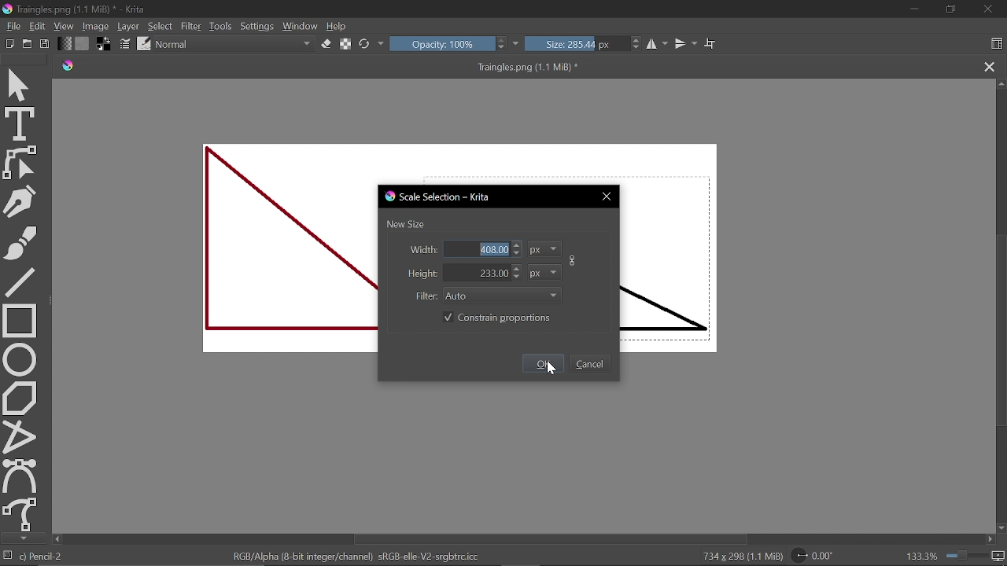  What do you see at coordinates (520, 539) in the screenshot?
I see `Scroll bar` at bounding box center [520, 539].